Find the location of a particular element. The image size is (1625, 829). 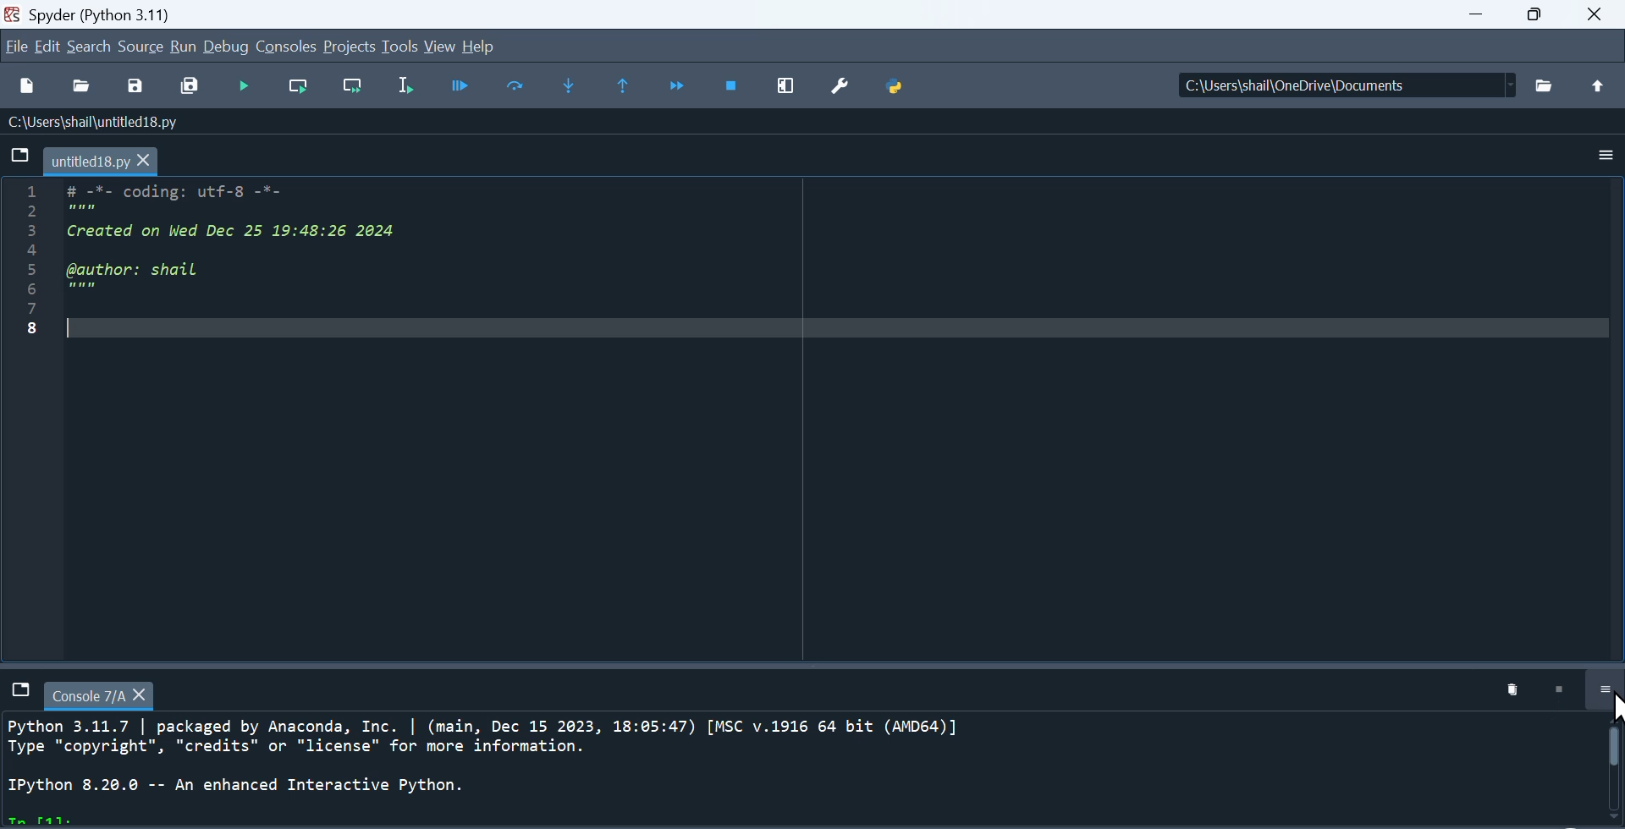

open directory is located at coordinates (1548, 82).